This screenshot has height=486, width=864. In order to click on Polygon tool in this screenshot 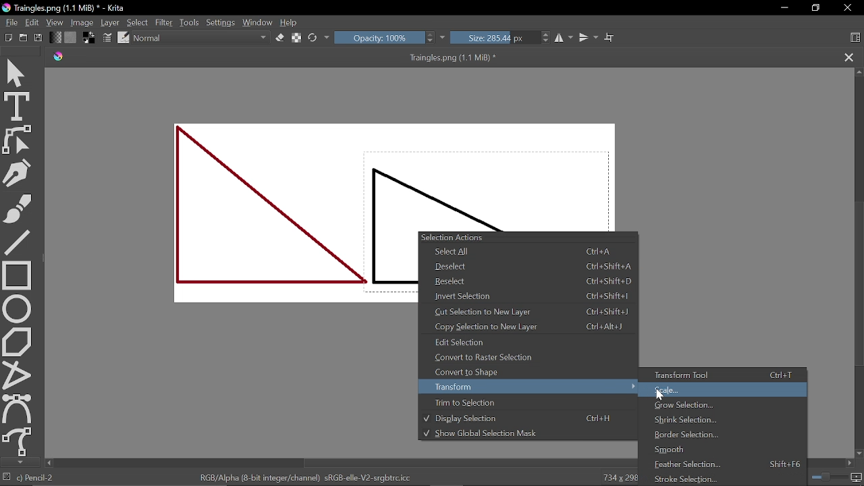, I will do `click(18, 342)`.